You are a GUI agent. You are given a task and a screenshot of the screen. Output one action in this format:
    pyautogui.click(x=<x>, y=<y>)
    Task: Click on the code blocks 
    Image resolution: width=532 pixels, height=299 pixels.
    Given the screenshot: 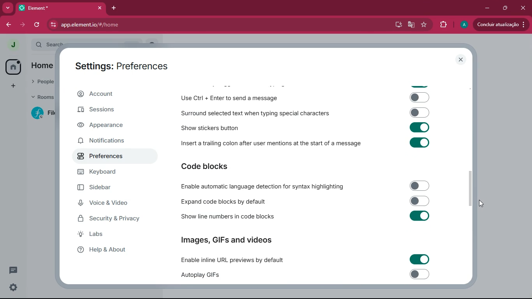 What is the action you would take?
    pyautogui.click(x=210, y=167)
    